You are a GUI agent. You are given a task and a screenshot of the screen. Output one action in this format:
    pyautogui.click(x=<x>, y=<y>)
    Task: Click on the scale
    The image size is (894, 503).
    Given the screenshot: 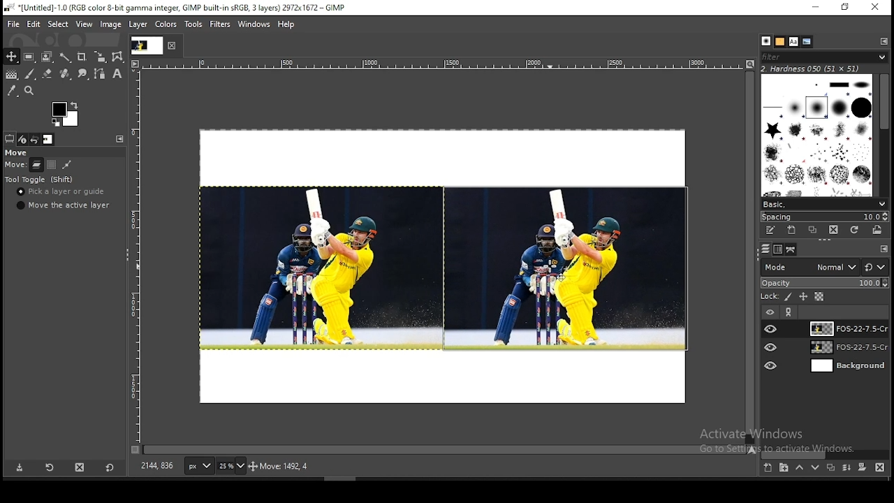 What is the action you would take?
    pyautogui.click(x=137, y=256)
    